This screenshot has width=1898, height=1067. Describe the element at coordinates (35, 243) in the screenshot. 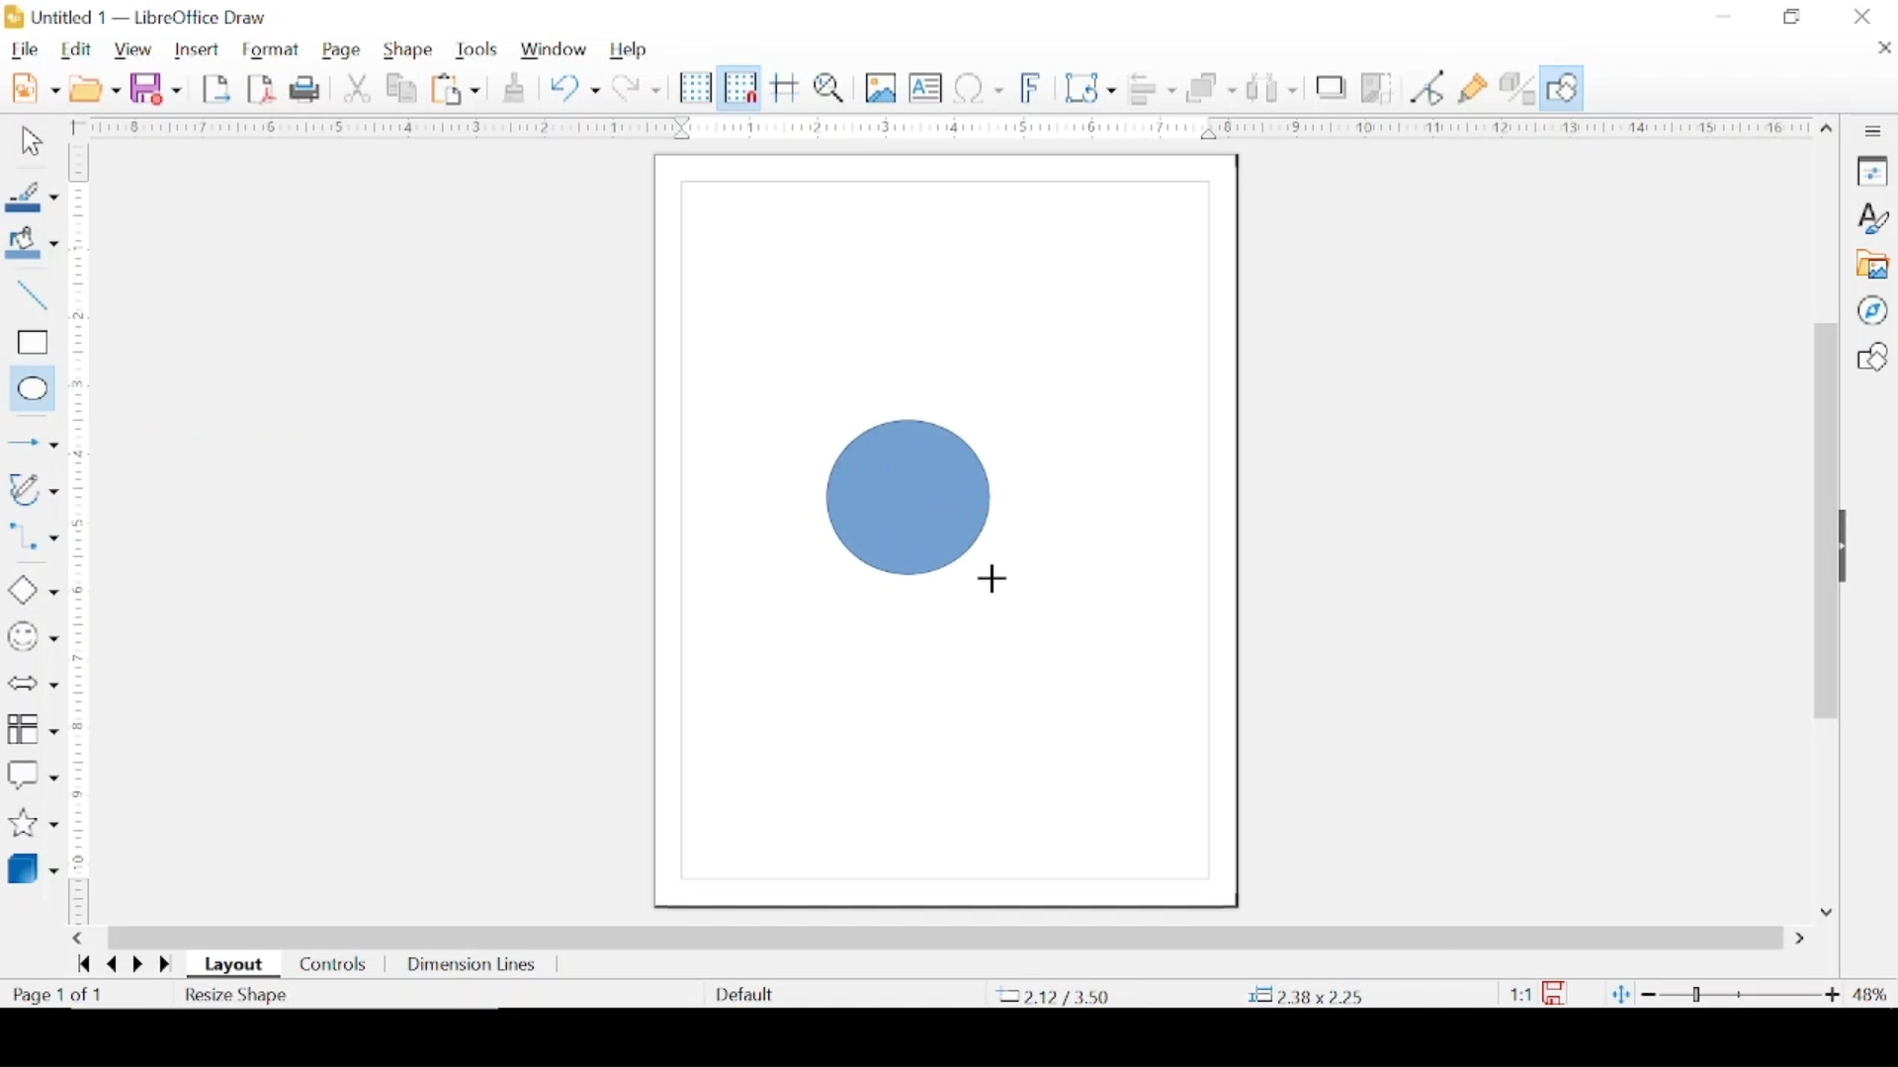

I see `fill color` at that location.